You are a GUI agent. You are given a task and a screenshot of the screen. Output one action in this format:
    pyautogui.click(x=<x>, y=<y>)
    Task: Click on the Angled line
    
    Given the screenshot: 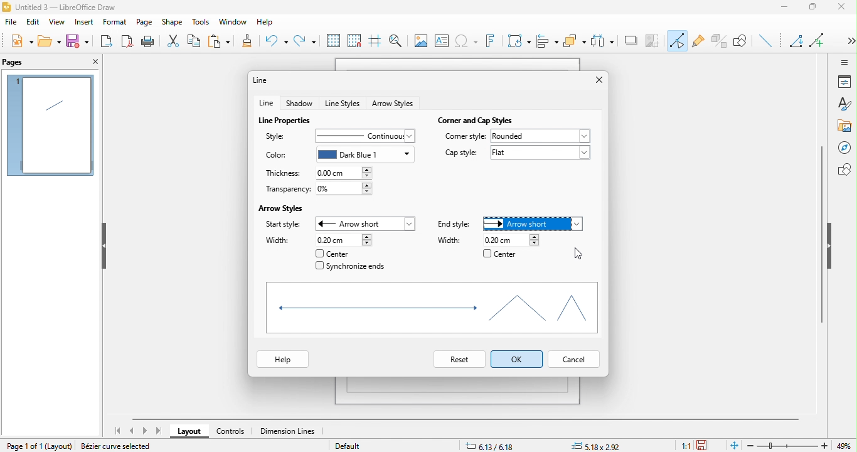 What is the action you would take?
    pyautogui.click(x=798, y=43)
    